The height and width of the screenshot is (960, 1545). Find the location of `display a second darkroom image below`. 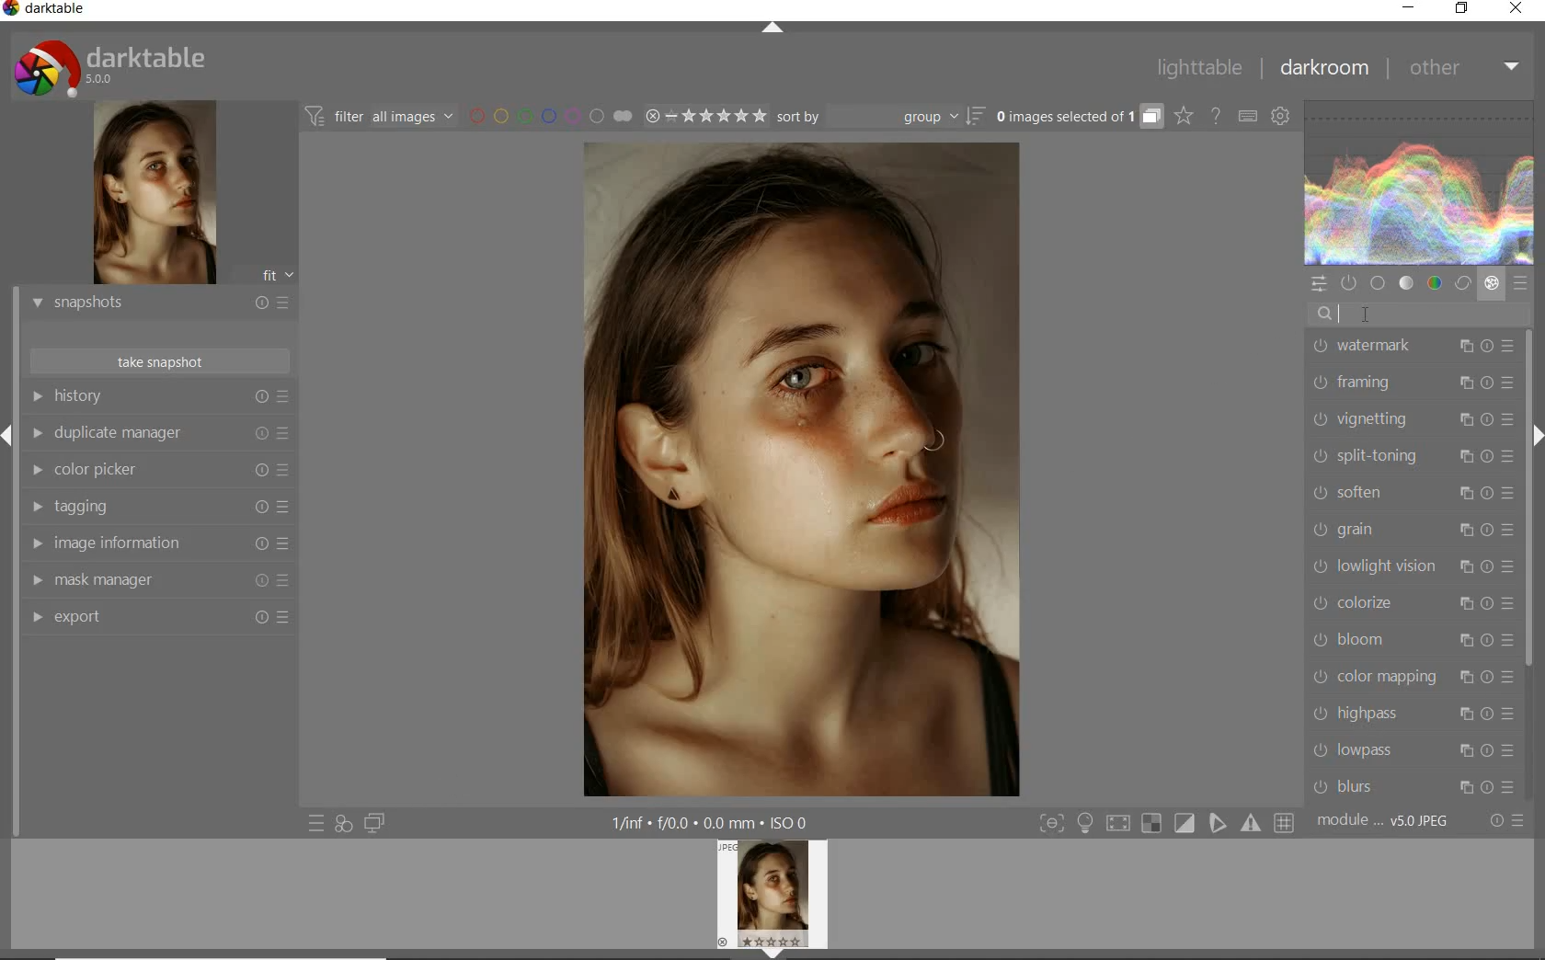

display a second darkroom image below is located at coordinates (372, 824).